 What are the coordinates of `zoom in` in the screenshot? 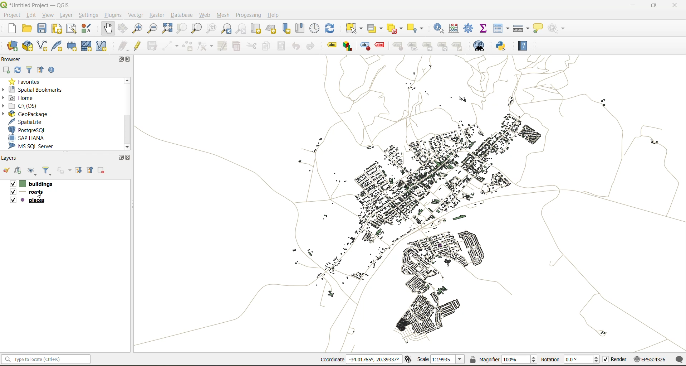 It's located at (137, 28).